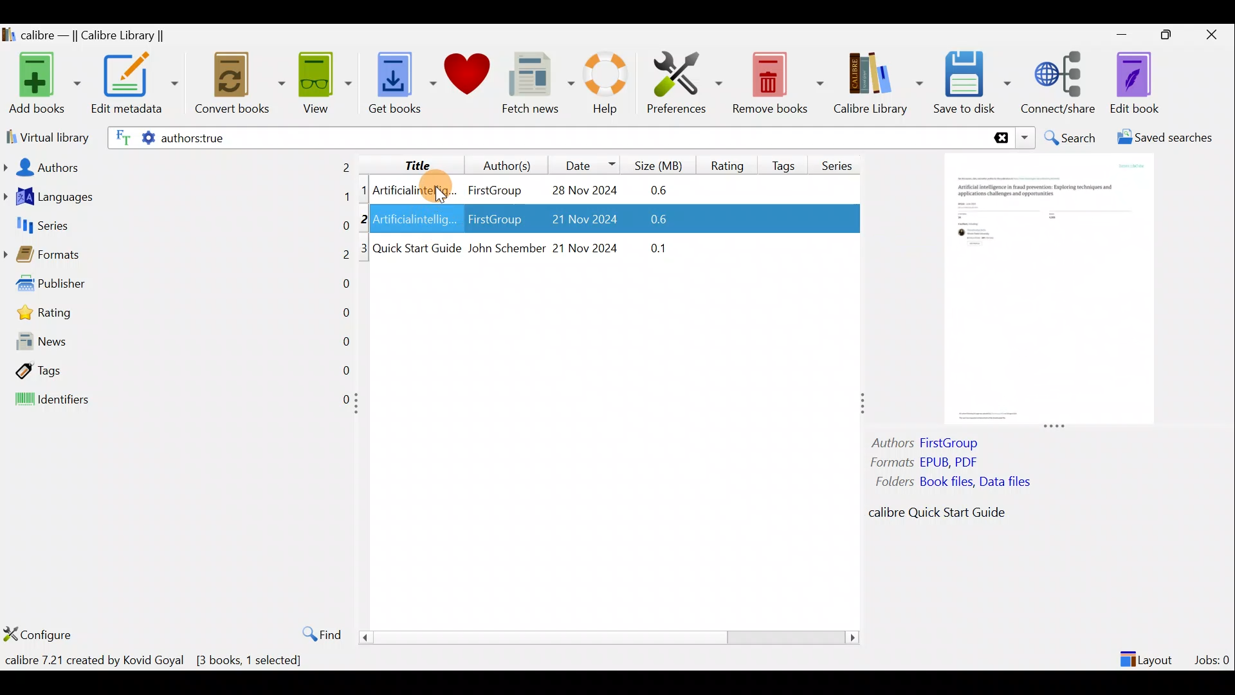 The height and width of the screenshot is (695, 1235). Describe the element at coordinates (417, 248) in the screenshot. I see `Quick Start Guide` at that location.